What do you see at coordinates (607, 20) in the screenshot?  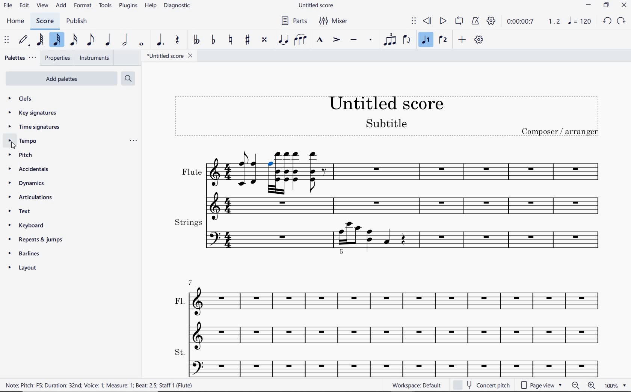 I see `undo` at bounding box center [607, 20].